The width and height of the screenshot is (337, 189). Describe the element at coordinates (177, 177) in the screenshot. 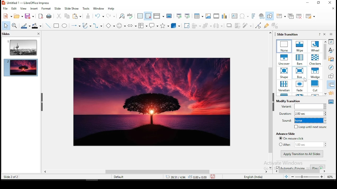

I see `39.51/4.94` at that location.